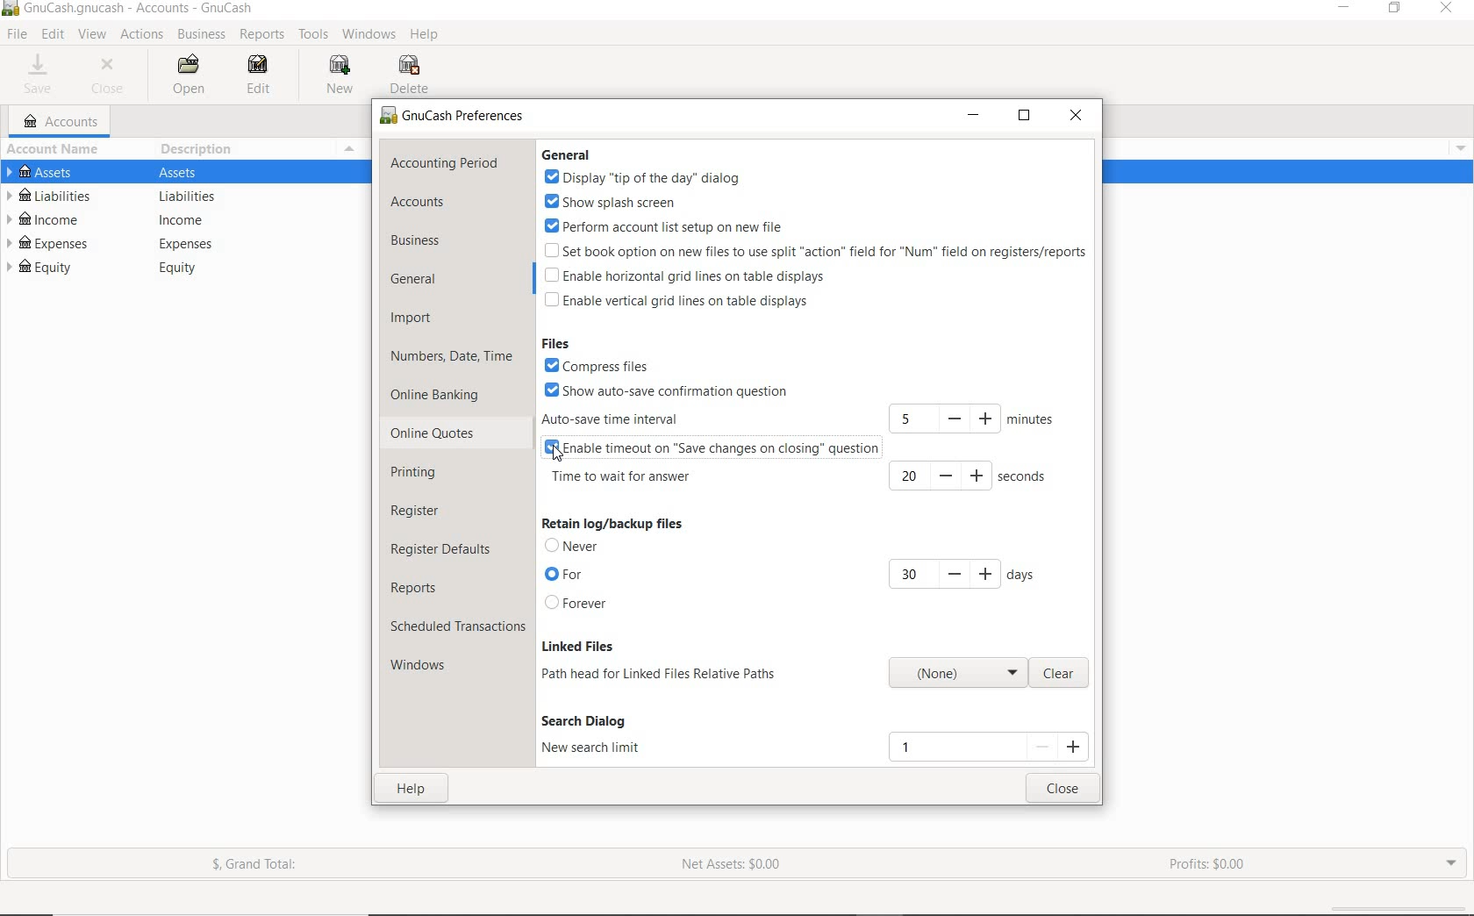  Describe the element at coordinates (418, 590) in the screenshot. I see `REPORTS` at that location.